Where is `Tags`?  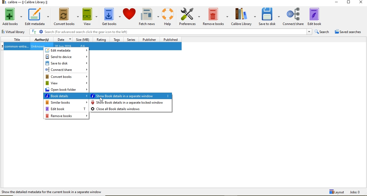 Tags is located at coordinates (118, 39).